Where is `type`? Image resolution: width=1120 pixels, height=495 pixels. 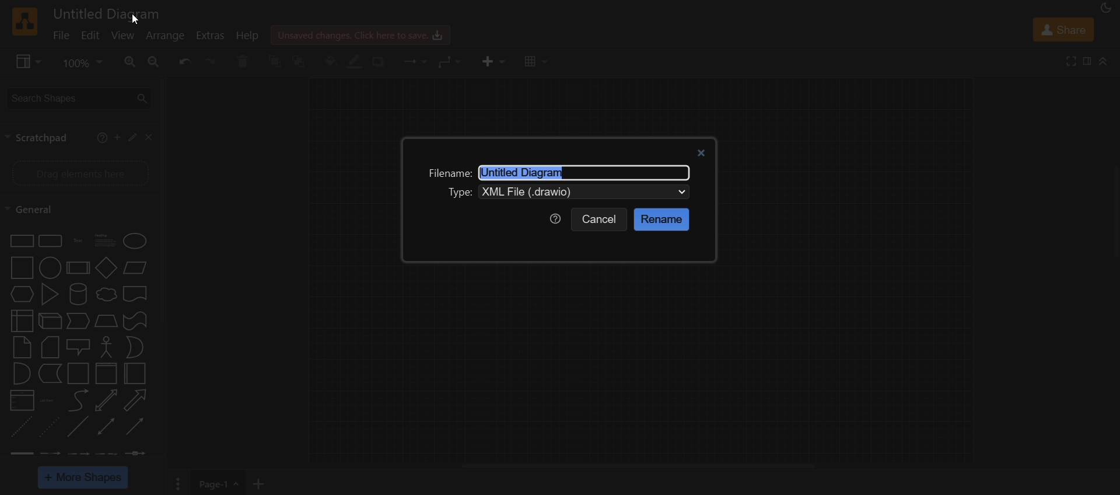
type is located at coordinates (460, 192).